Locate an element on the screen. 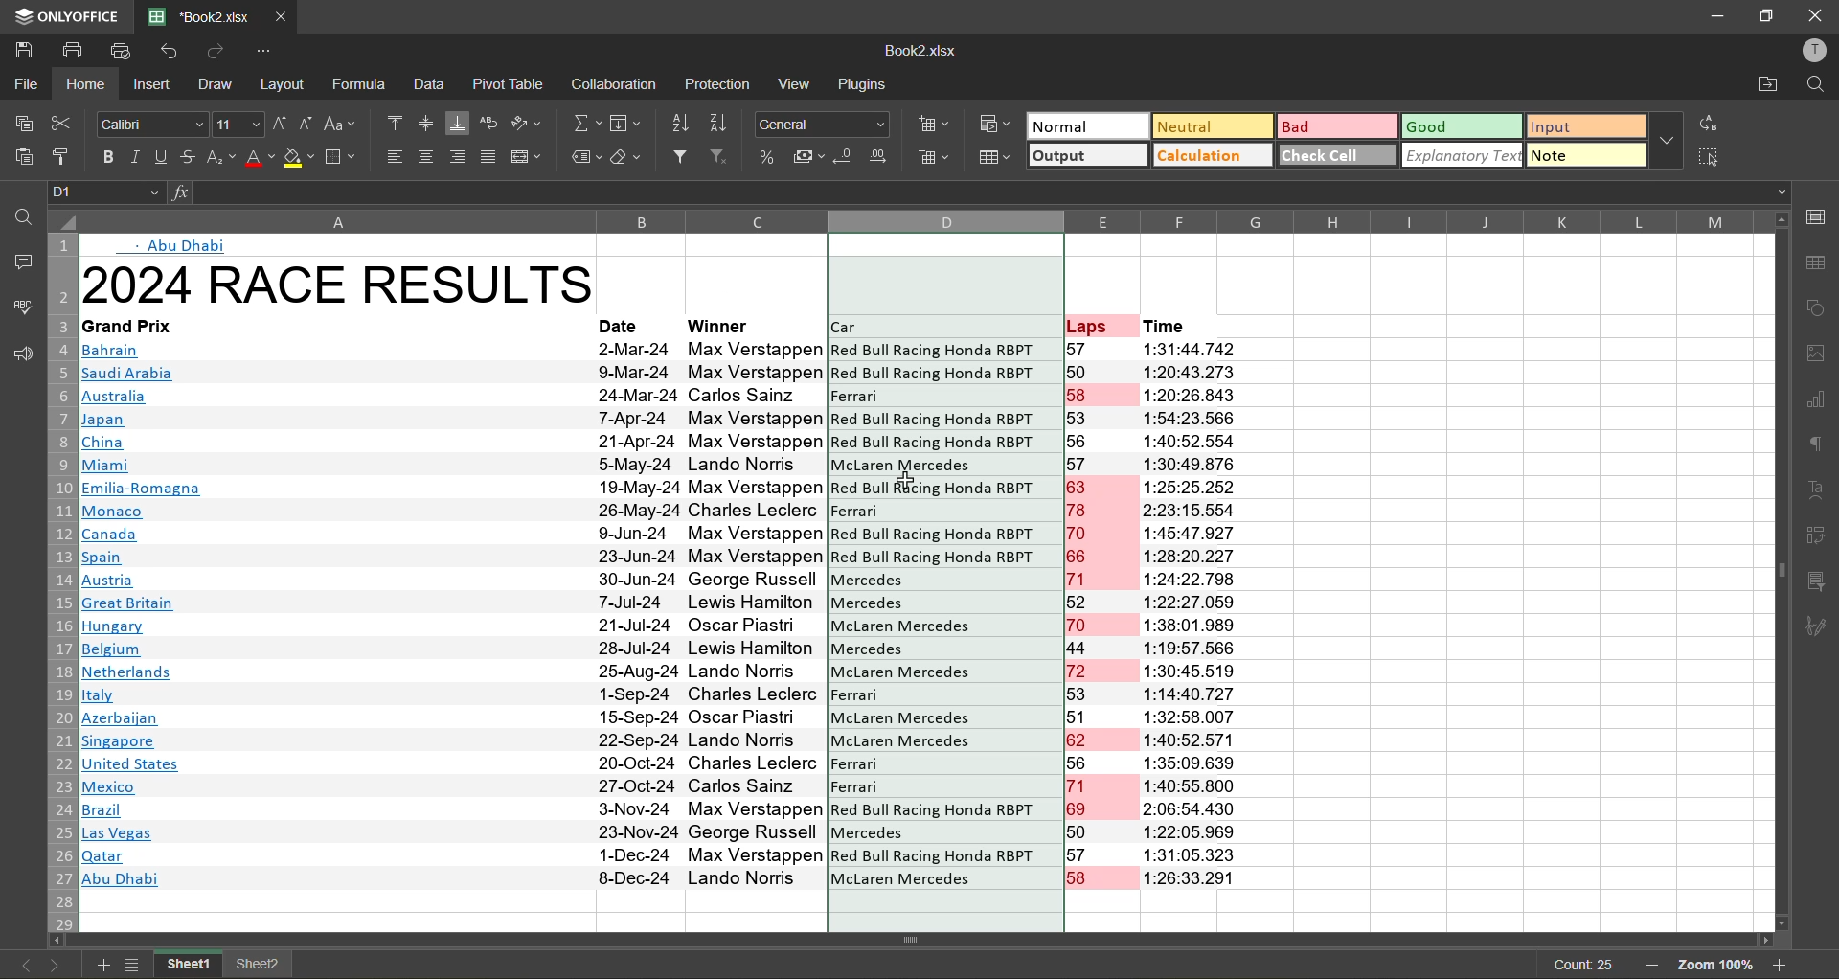 This screenshot has height=979, width=1839. row numbers is located at coordinates (65, 581).